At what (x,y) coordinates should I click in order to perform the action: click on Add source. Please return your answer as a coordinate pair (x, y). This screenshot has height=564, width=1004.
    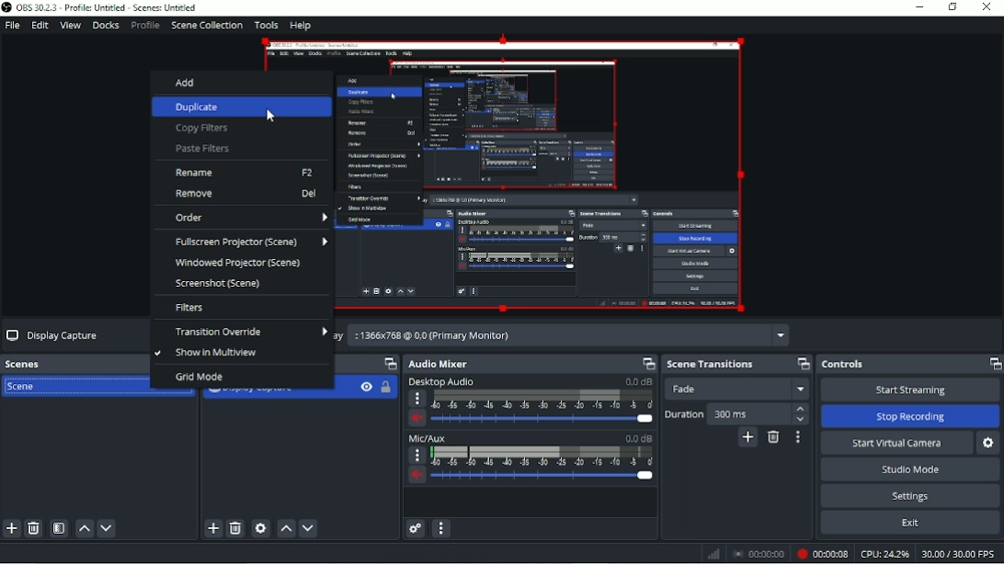
    Looking at the image, I should click on (213, 529).